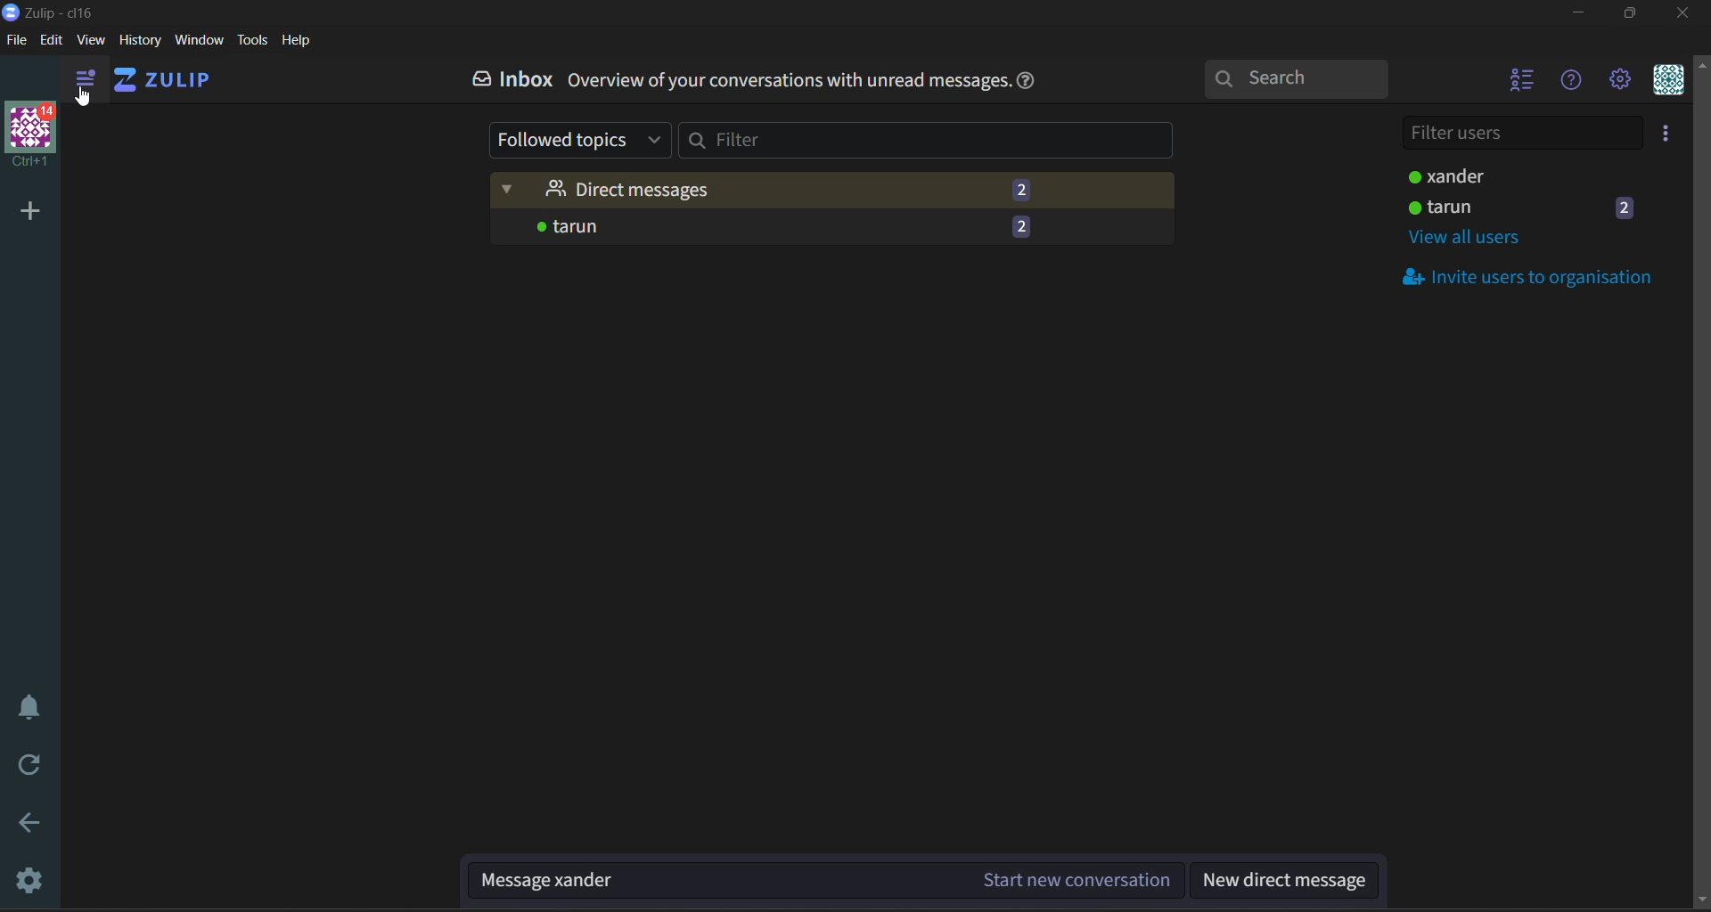 Image resolution: width=1711 pixels, height=912 pixels. I want to click on enable do not disturb, so click(30, 710).